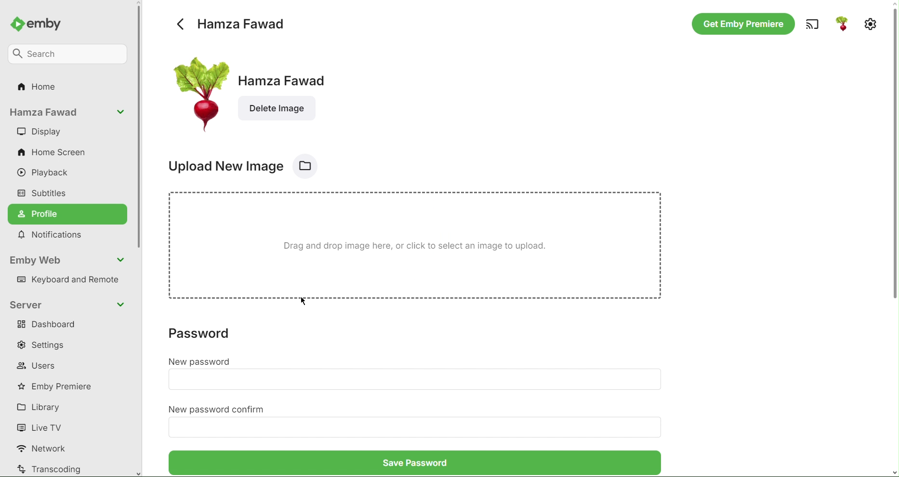  I want to click on Save Password, so click(411, 466).